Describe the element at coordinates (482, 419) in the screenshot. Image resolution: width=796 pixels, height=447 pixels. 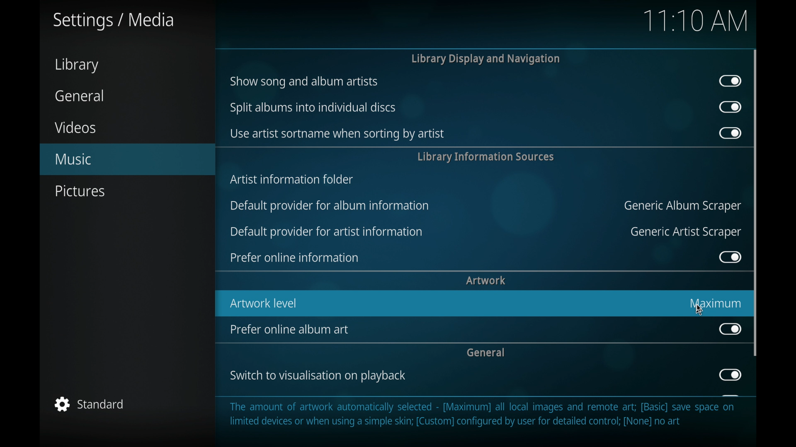
I see `The amount of artwork automatically selected - [Maximum] all local images and remote art; [Basic] save space on
limited devices or when using a simple skin; [Custom] configured by user for detailed control; [None] no art` at that location.